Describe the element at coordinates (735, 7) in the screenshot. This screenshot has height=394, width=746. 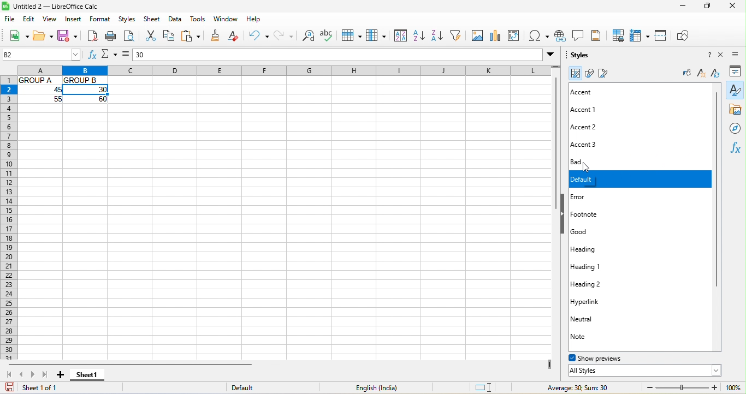
I see `close` at that location.